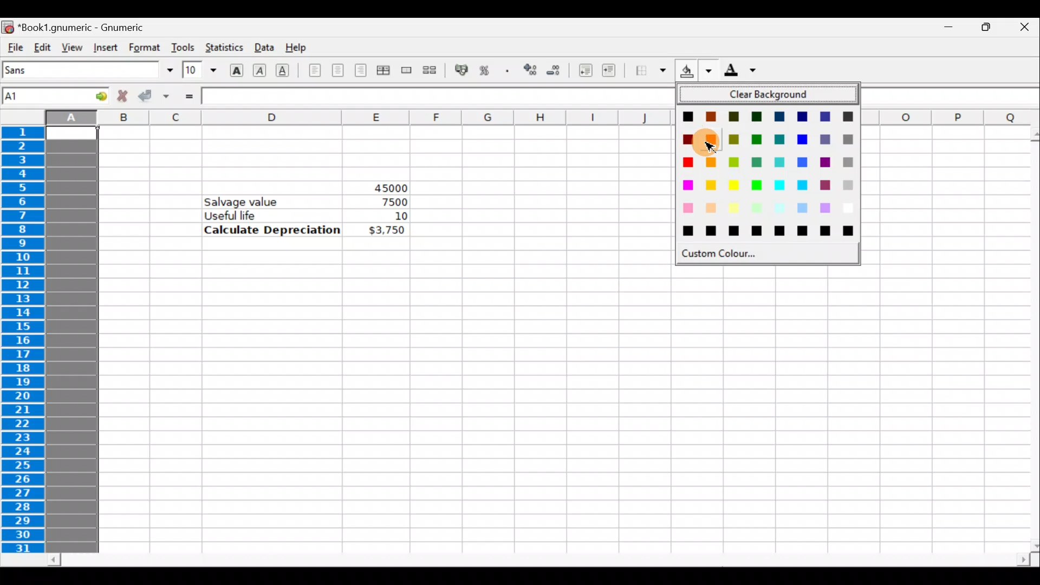 The height and width of the screenshot is (585, 1040). What do you see at coordinates (582, 70) in the screenshot?
I see `Decrease indent, align contents to the left` at bounding box center [582, 70].